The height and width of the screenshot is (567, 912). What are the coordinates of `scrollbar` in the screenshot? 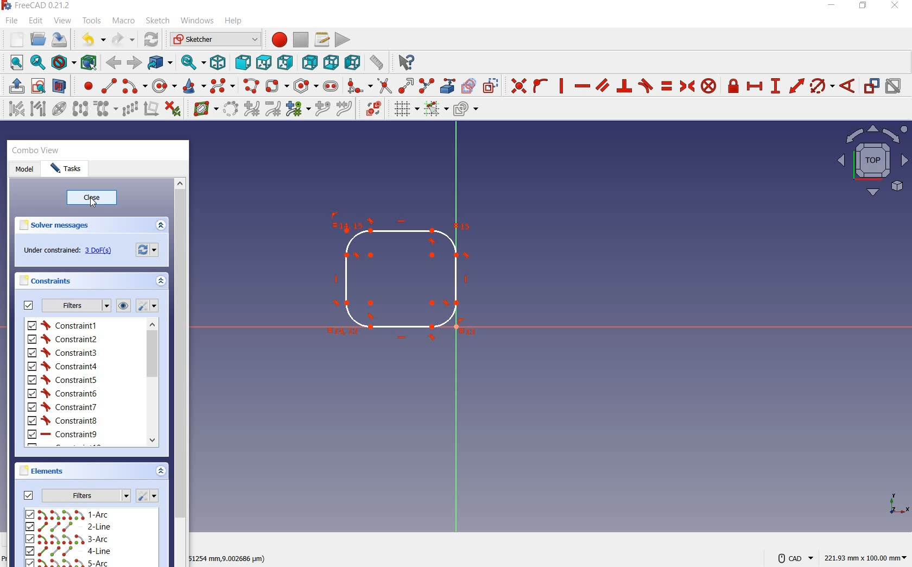 It's located at (180, 372).